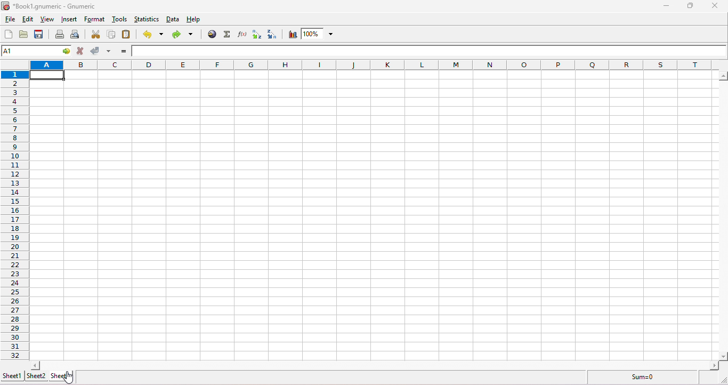  I want to click on column headings, so click(376, 65).